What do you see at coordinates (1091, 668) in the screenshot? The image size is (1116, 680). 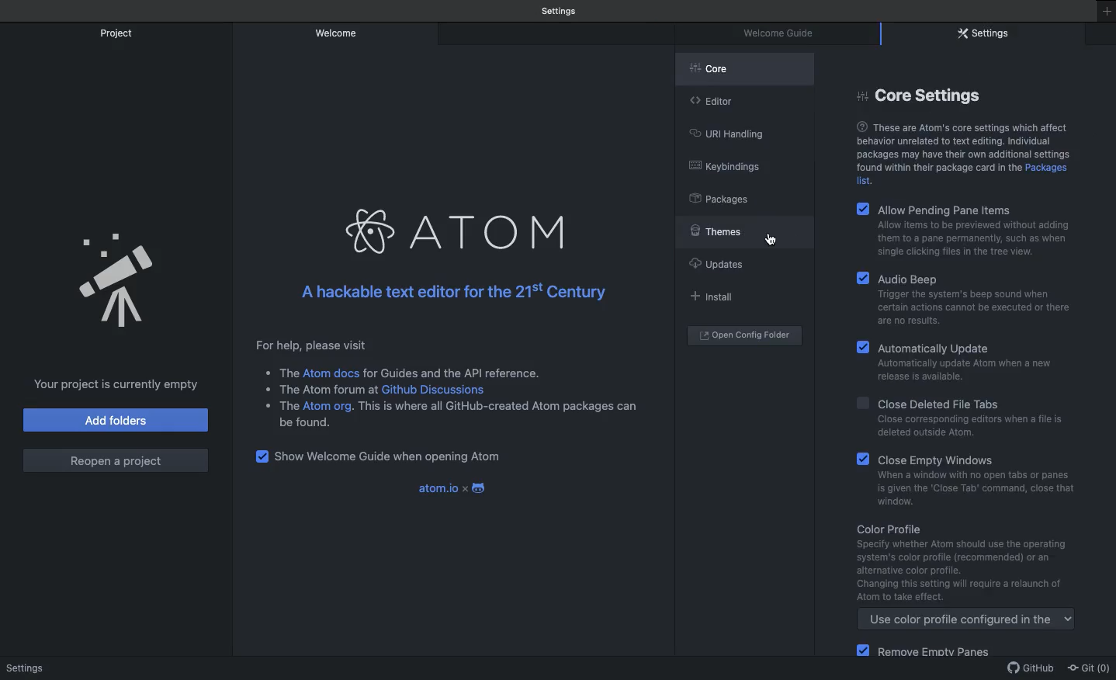 I see `Git` at bounding box center [1091, 668].